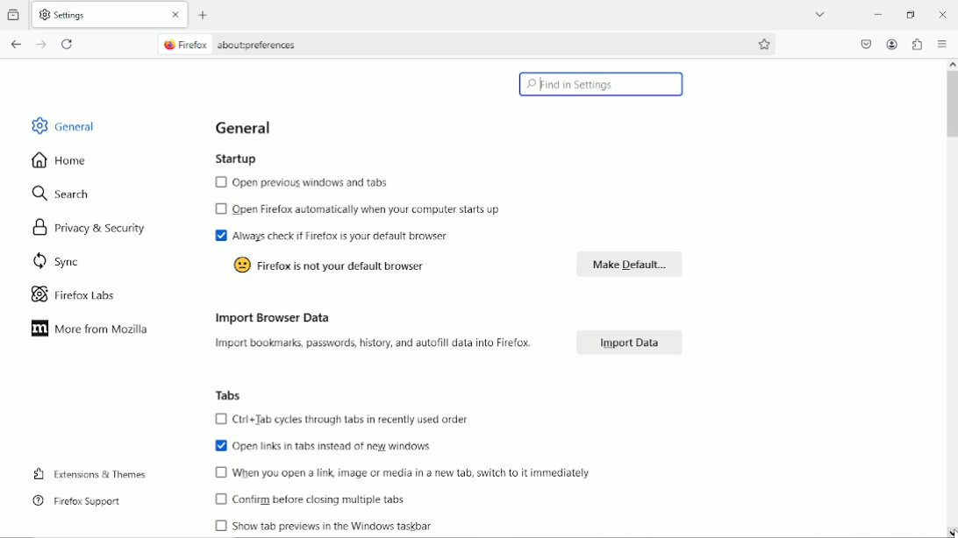 This screenshot has height=538, width=958. I want to click on account, so click(891, 44).